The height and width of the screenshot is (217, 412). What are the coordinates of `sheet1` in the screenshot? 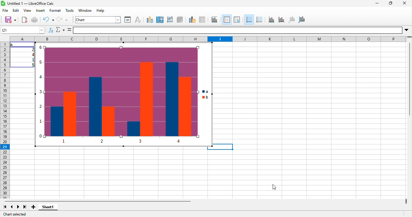 It's located at (48, 207).